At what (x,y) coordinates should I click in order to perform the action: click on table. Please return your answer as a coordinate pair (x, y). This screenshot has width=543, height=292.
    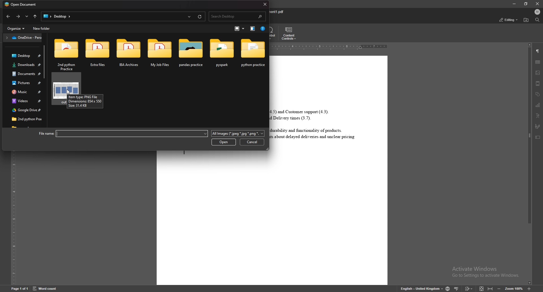
    Looking at the image, I should click on (538, 62).